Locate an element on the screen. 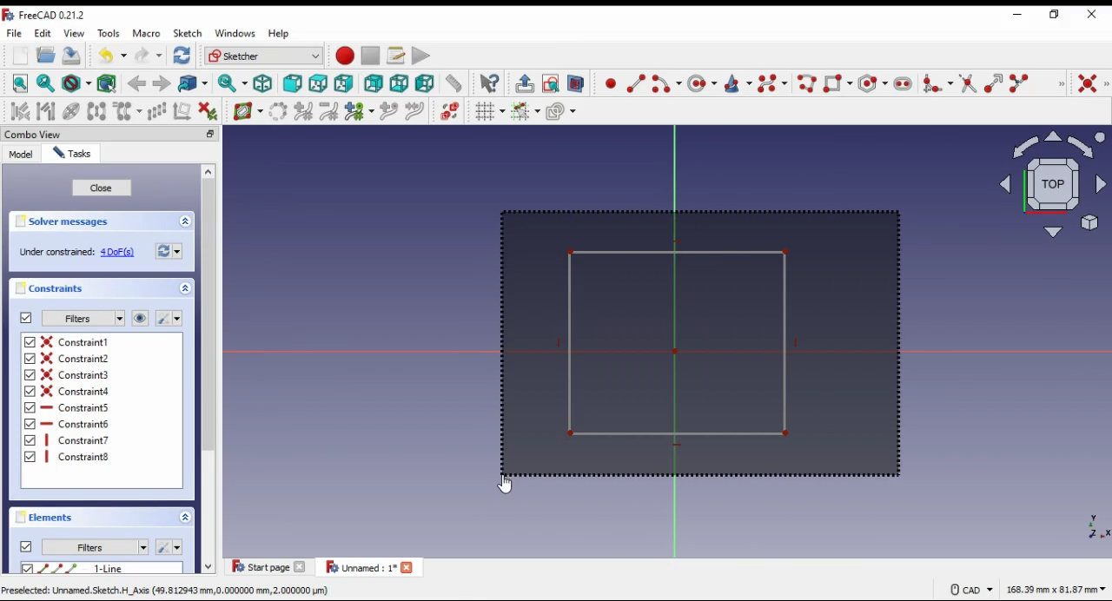  sketcher geometries is located at coordinates (1061, 83).